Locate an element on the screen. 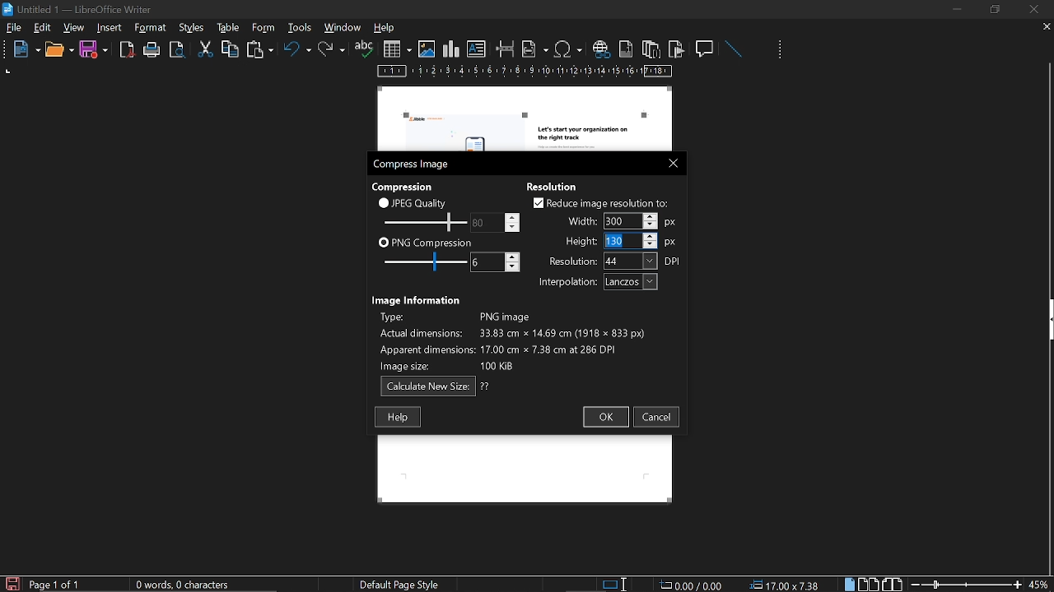  Image information is located at coordinates (418, 298).